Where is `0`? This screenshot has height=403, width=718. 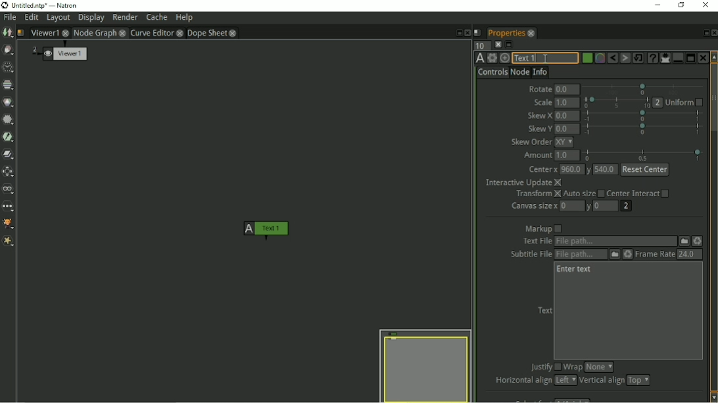
0 is located at coordinates (604, 205).